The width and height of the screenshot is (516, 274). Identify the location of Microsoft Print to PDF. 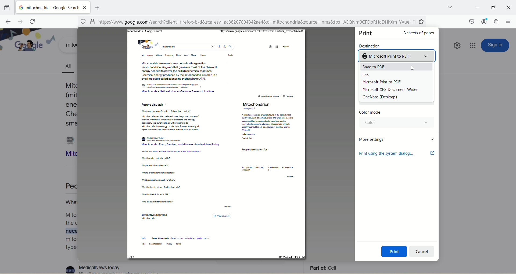
(396, 81).